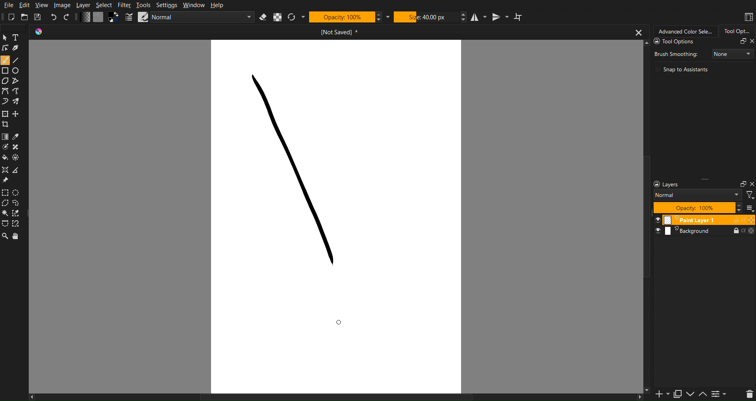 The height and width of the screenshot is (401, 756). I want to click on Color Fill, so click(6, 157).